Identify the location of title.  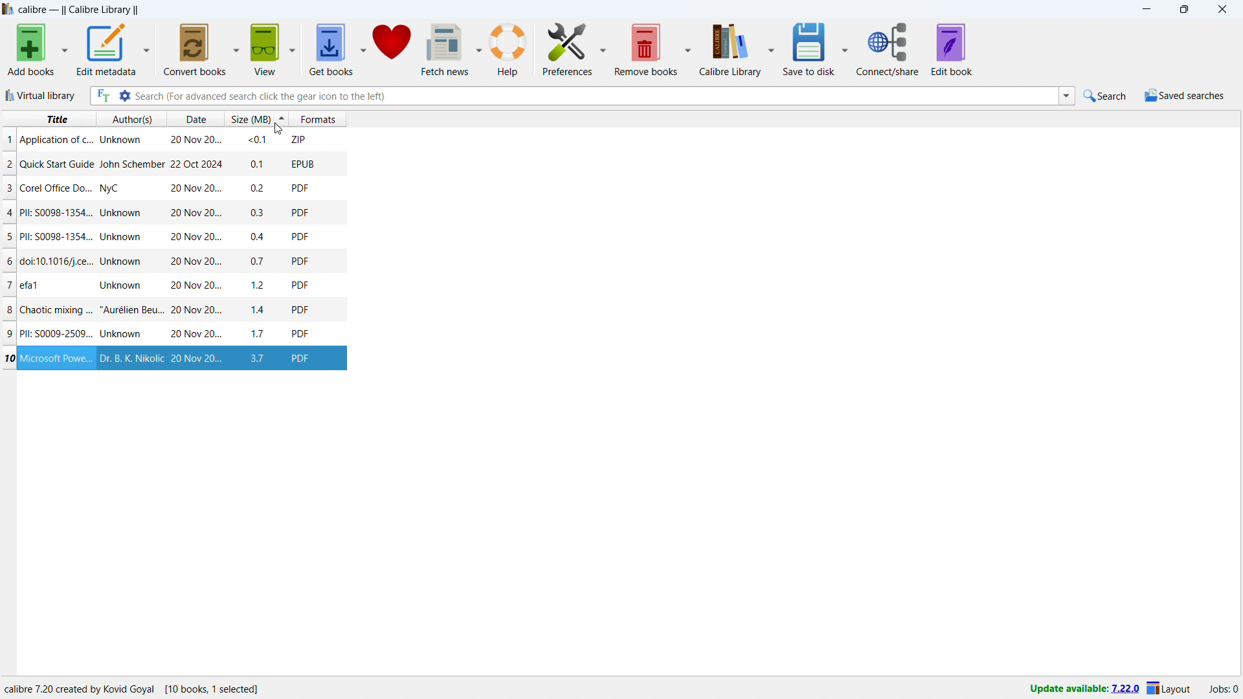
(56, 333).